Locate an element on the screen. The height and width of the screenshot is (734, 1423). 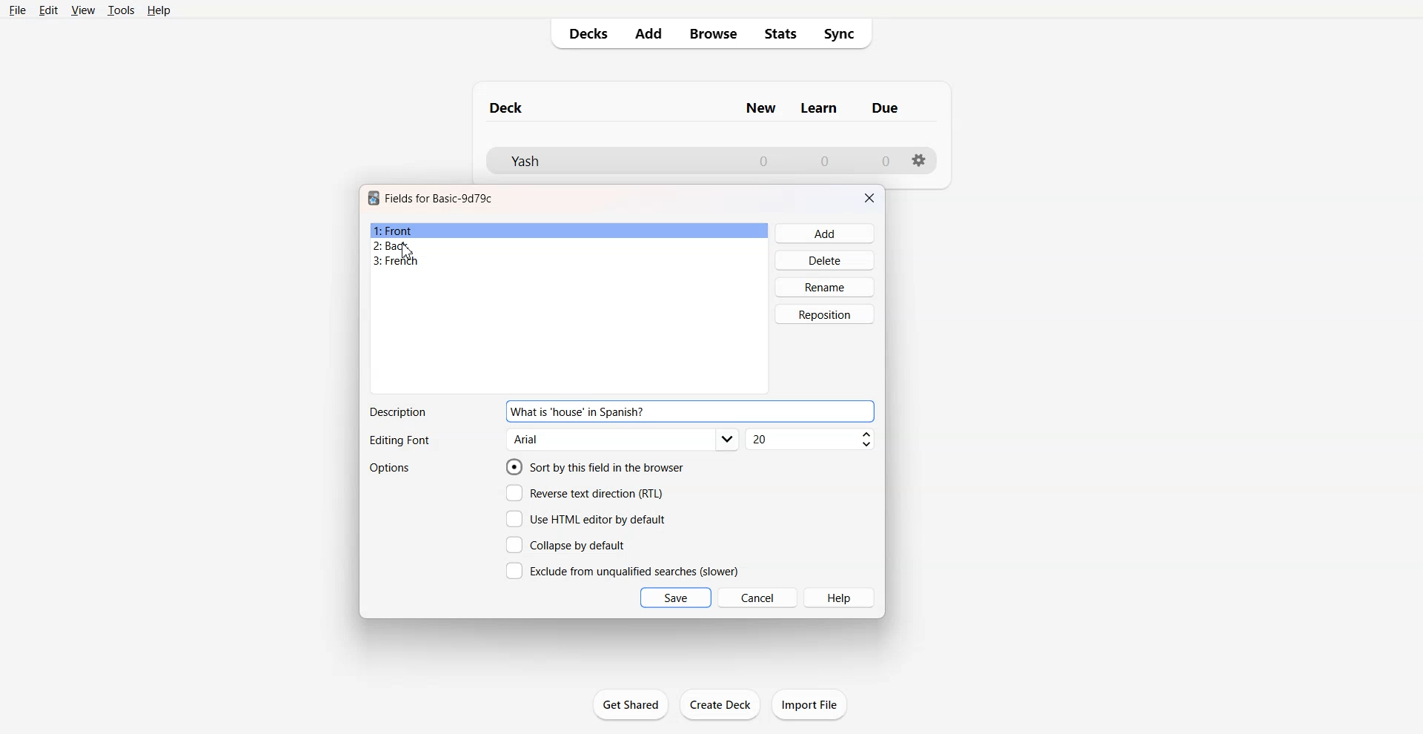
Help is located at coordinates (840, 598).